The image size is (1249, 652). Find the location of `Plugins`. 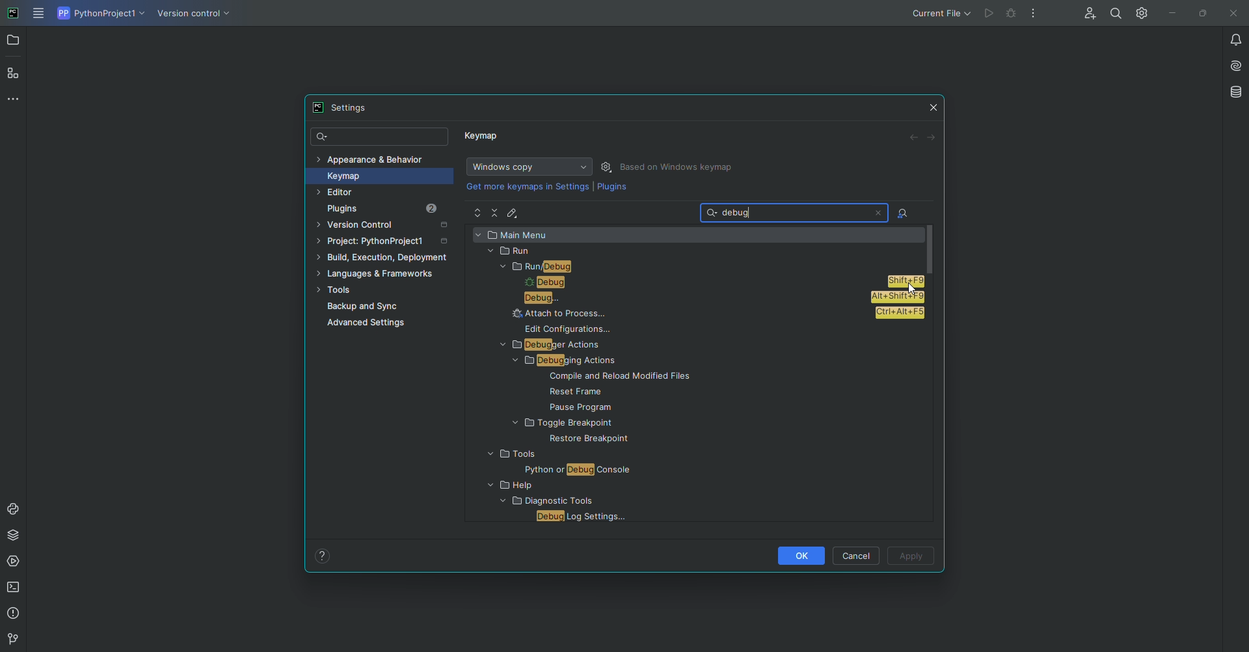

Plugins is located at coordinates (612, 189).